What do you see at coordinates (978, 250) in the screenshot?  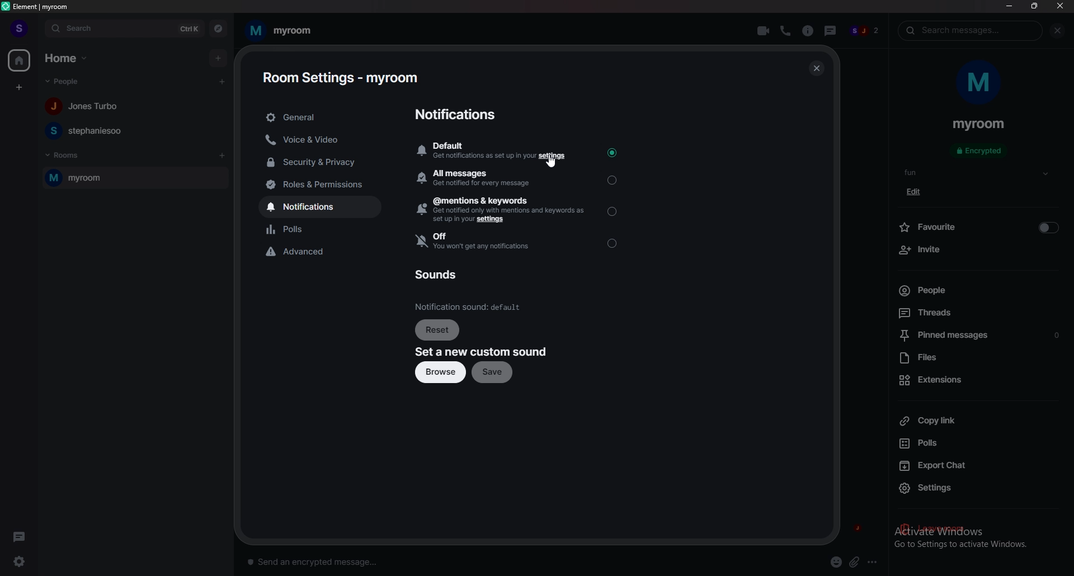 I see `invite` at bounding box center [978, 250].